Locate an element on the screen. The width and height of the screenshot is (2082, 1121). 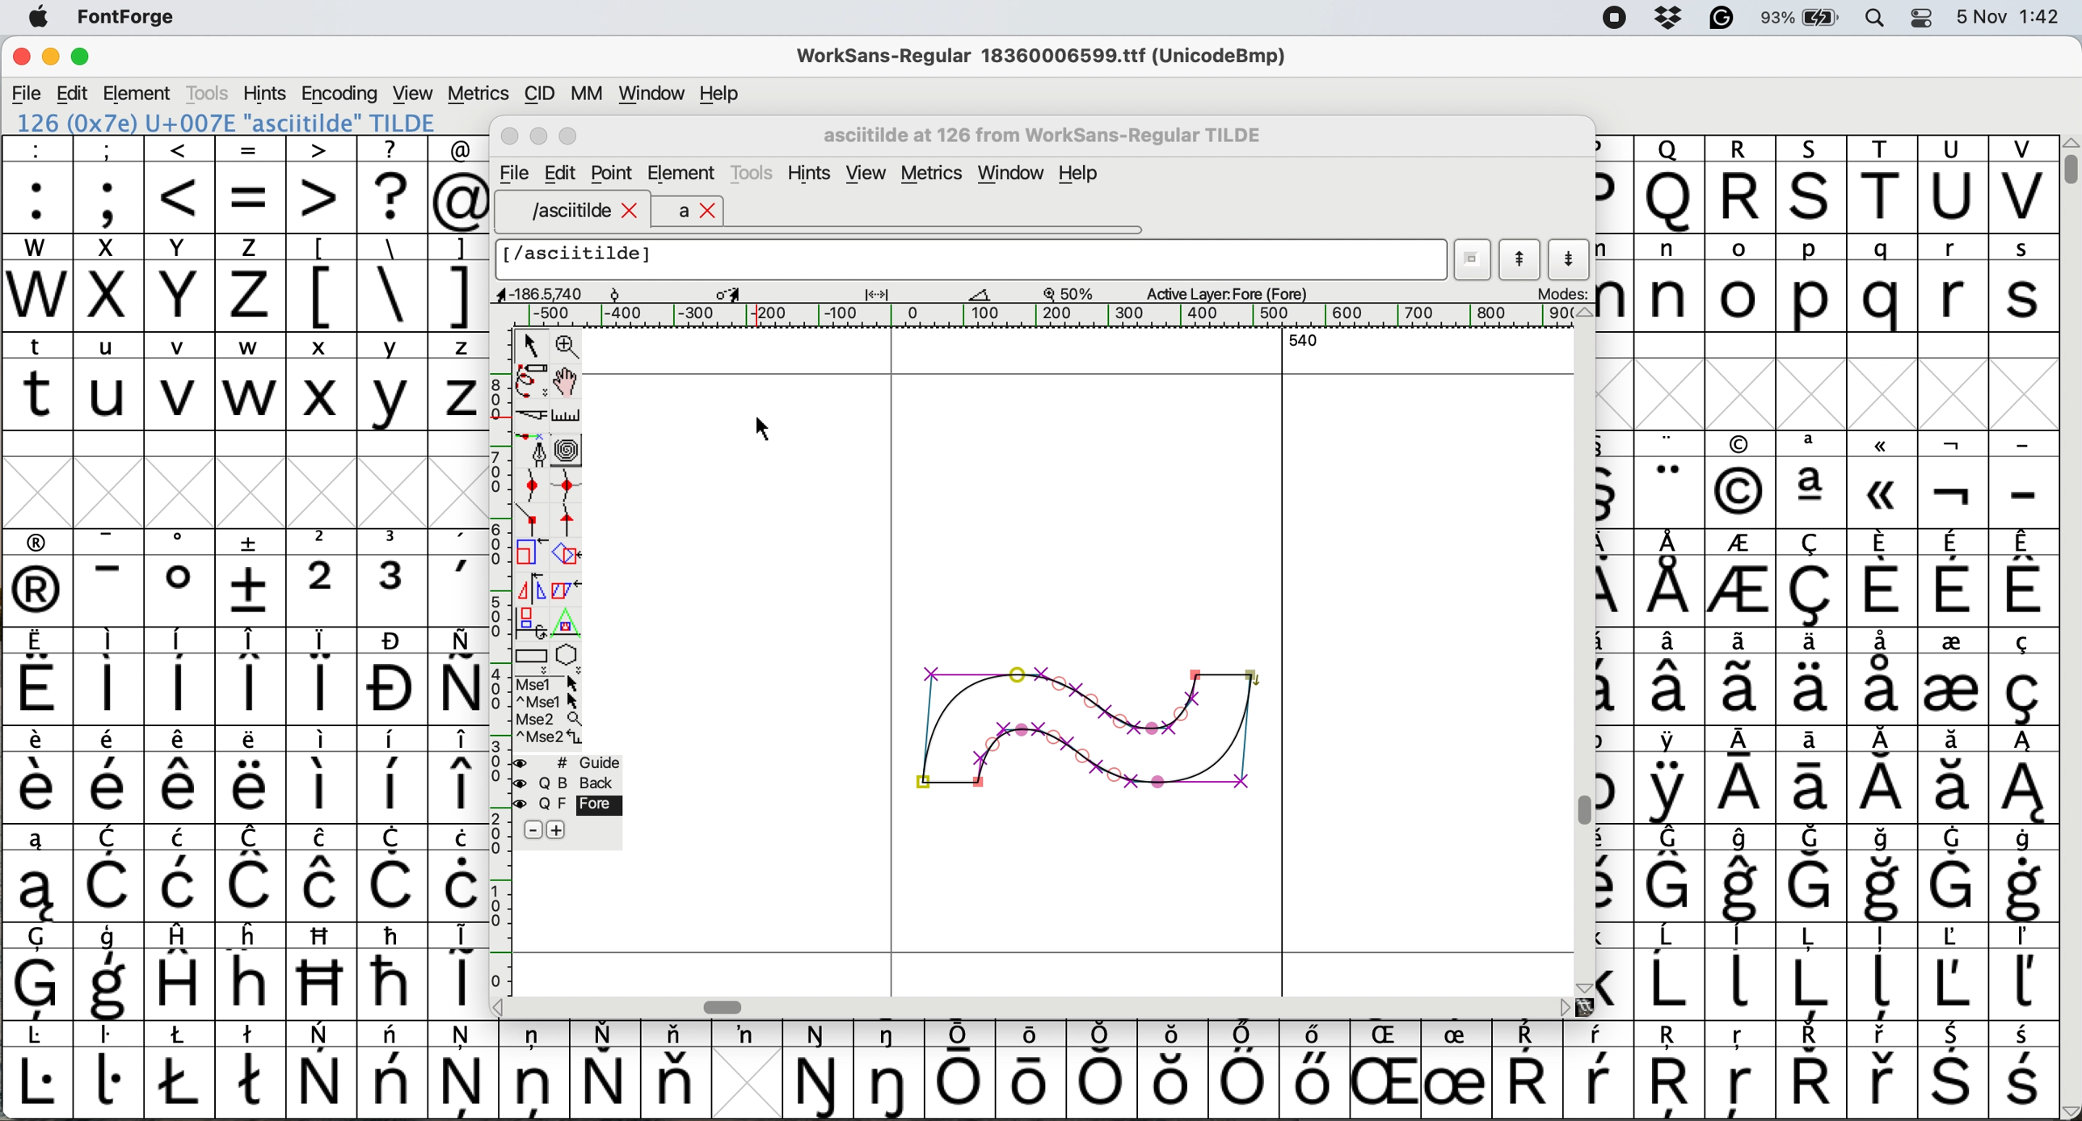
symbol is located at coordinates (1671, 578).